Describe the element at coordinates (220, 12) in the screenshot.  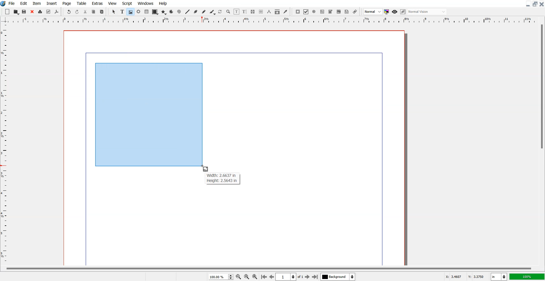
I see `Rotate Item` at that location.